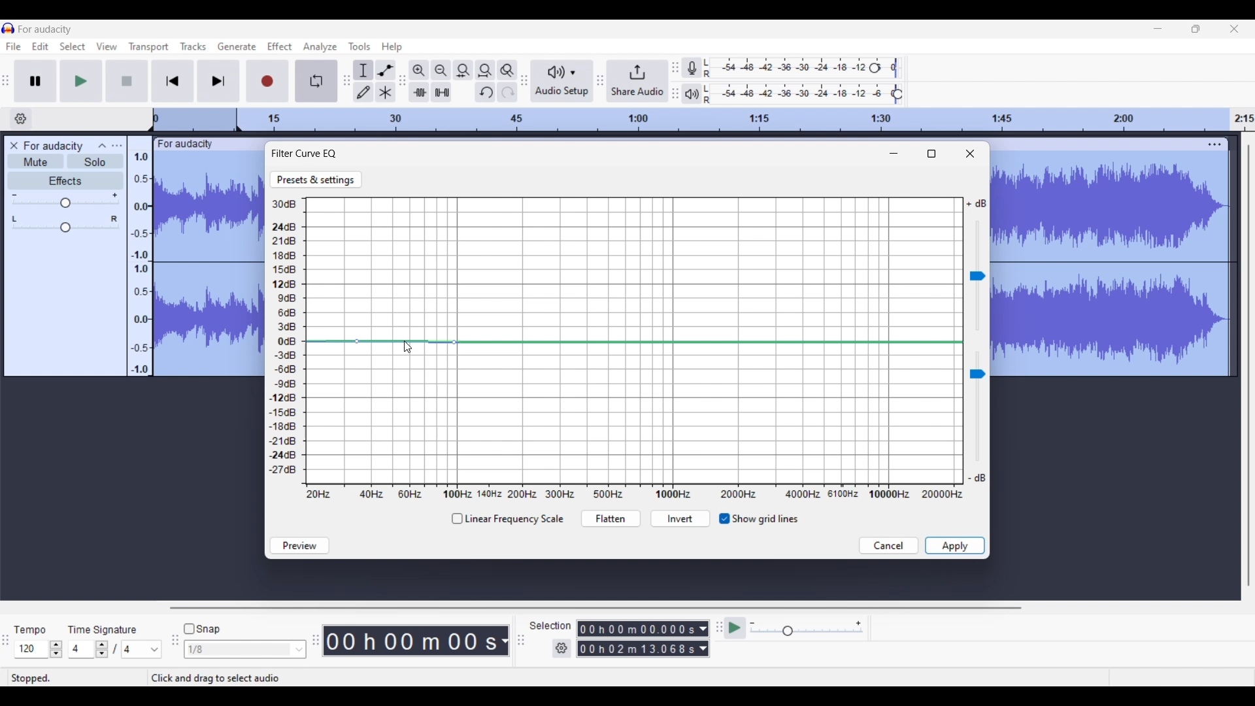 The image size is (1255, 706). Describe the element at coordinates (385, 92) in the screenshot. I see `Multi-tool` at that location.